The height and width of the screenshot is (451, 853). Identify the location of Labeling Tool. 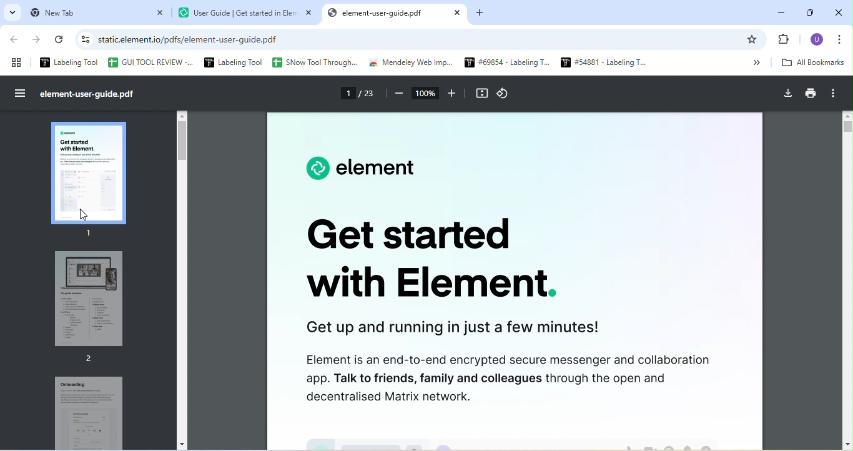
(70, 62).